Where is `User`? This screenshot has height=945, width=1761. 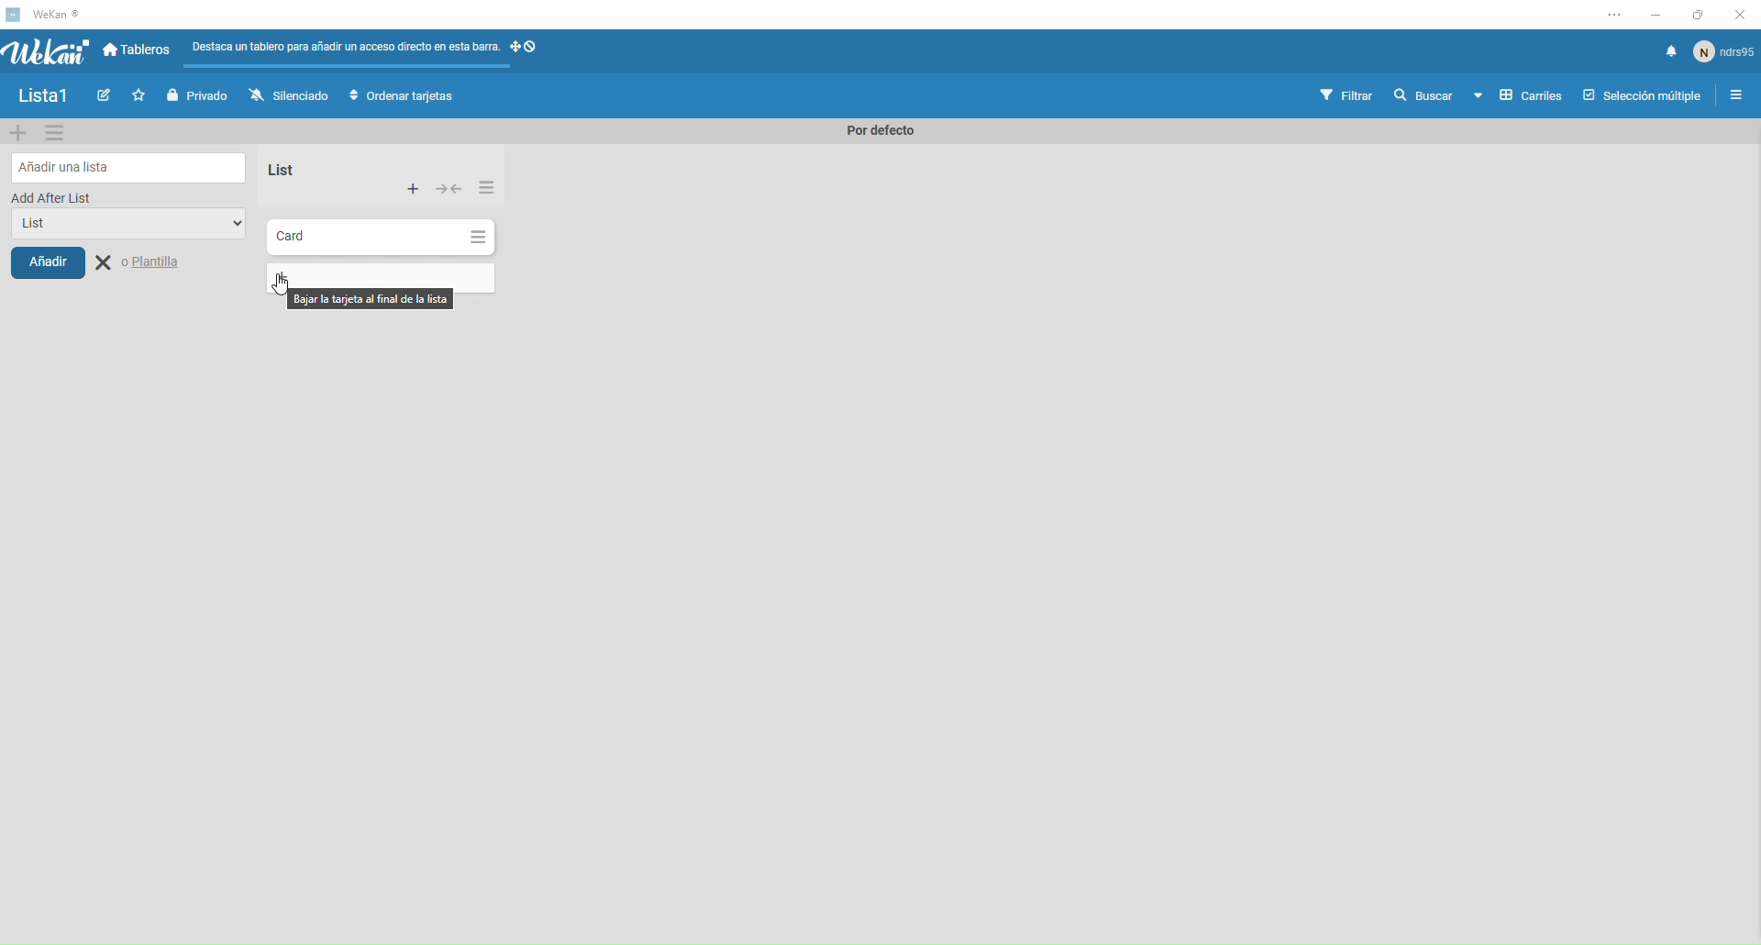
User is located at coordinates (1724, 50).